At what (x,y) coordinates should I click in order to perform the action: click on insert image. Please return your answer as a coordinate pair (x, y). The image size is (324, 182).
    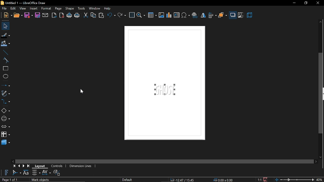
    Looking at the image, I should click on (161, 15).